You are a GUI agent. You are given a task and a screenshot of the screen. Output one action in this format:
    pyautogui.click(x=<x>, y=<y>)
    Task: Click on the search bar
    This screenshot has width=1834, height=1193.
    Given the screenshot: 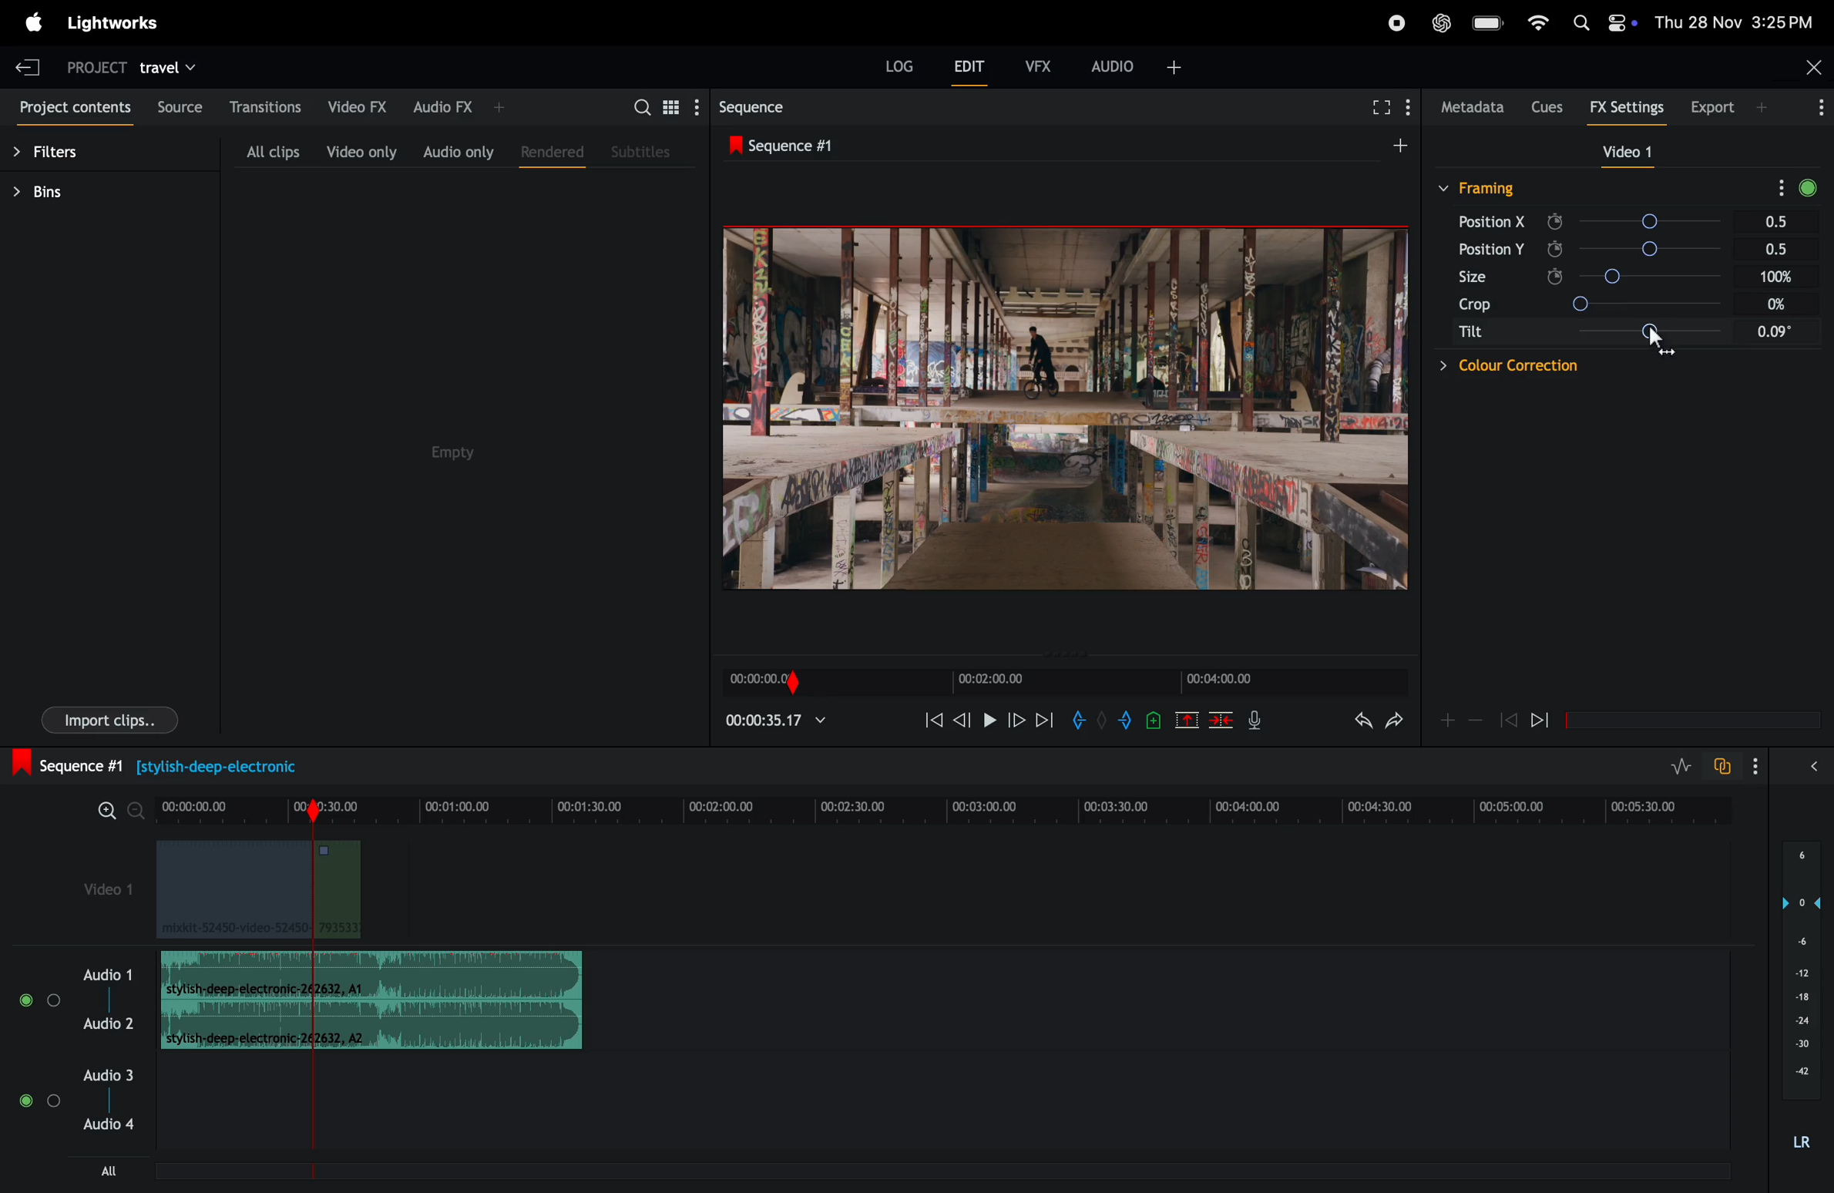 What is the action you would take?
    pyautogui.click(x=660, y=106)
    